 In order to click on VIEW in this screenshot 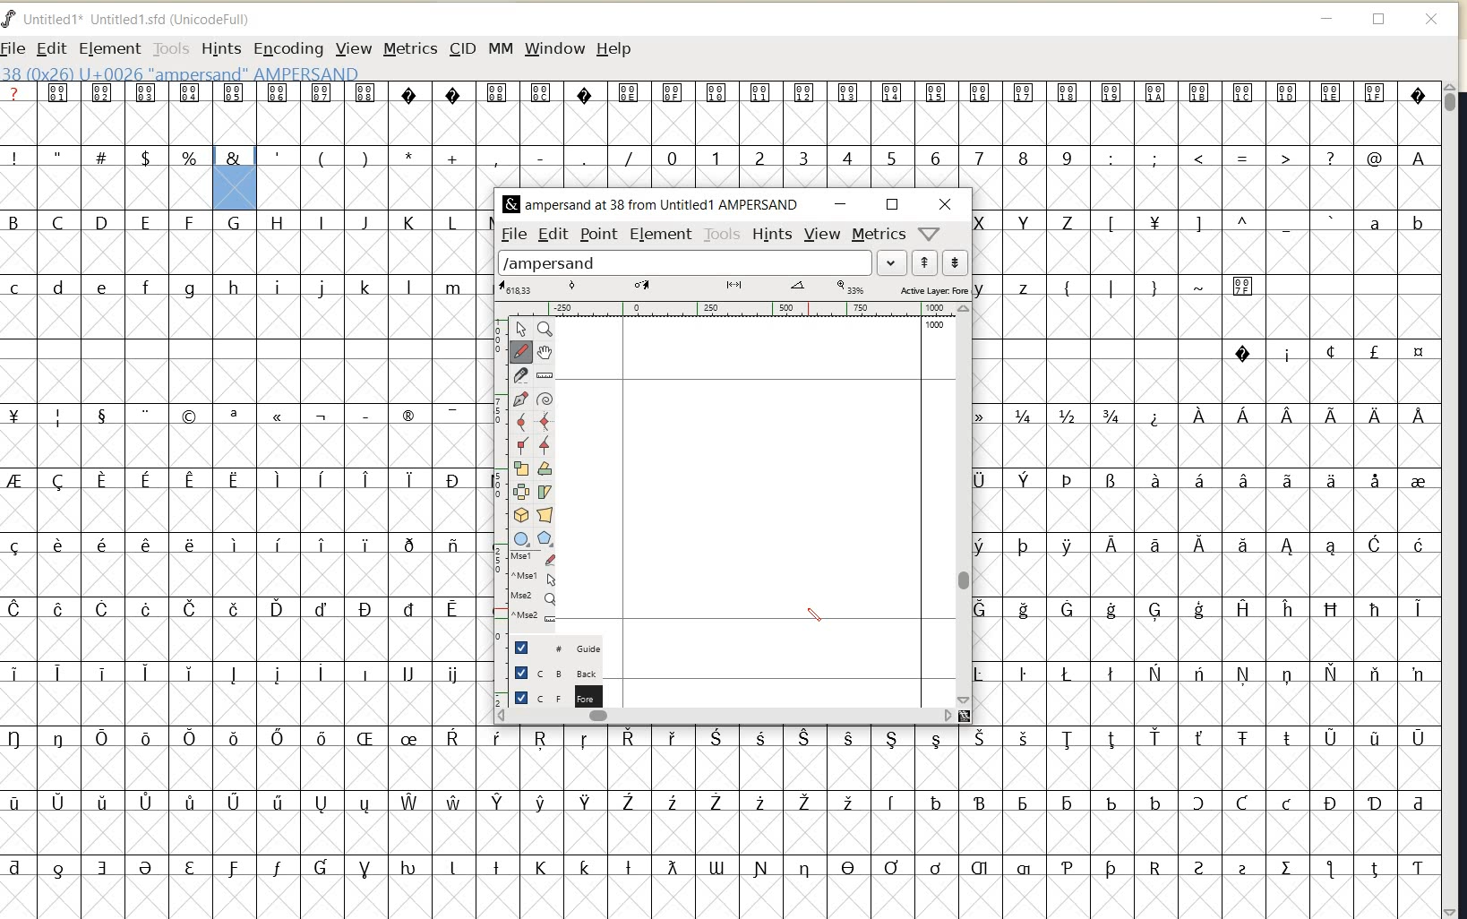, I will do `click(355, 48)`.